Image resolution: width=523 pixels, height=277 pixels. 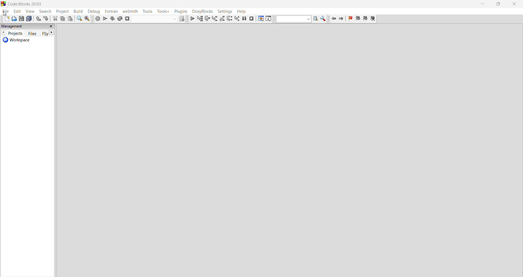 I want to click on build target, so click(x=154, y=19).